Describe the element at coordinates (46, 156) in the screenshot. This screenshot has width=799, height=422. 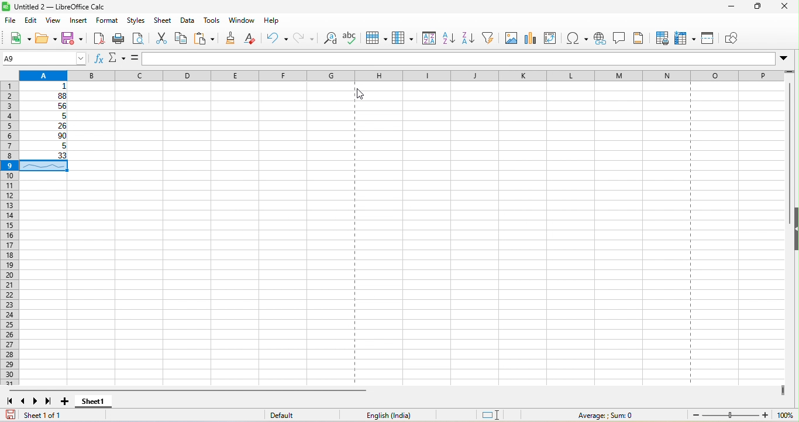
I see `33` at that location.